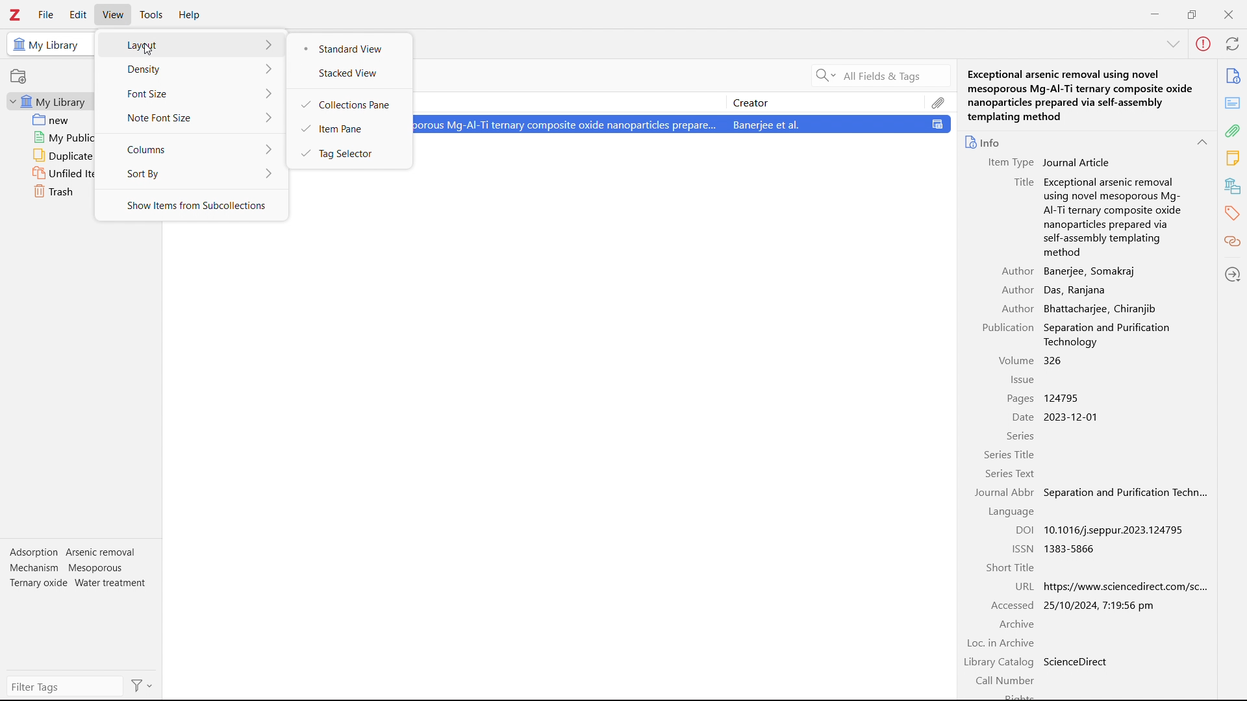  Describe the element at coordinates (1233, 158) in the screenshot. I see `notes` at that location.